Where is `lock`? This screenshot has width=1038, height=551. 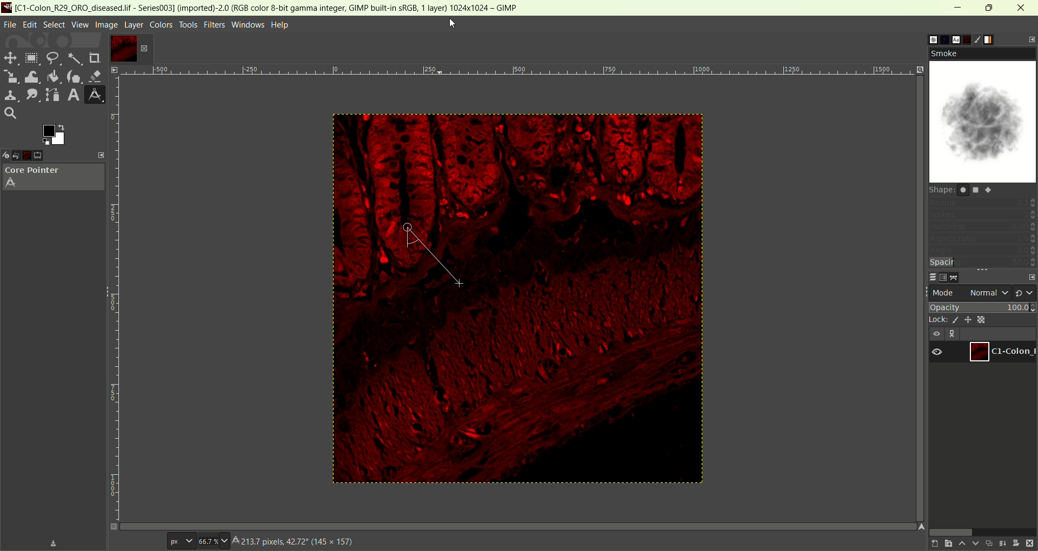 lock is located at coordinates (936, 320).